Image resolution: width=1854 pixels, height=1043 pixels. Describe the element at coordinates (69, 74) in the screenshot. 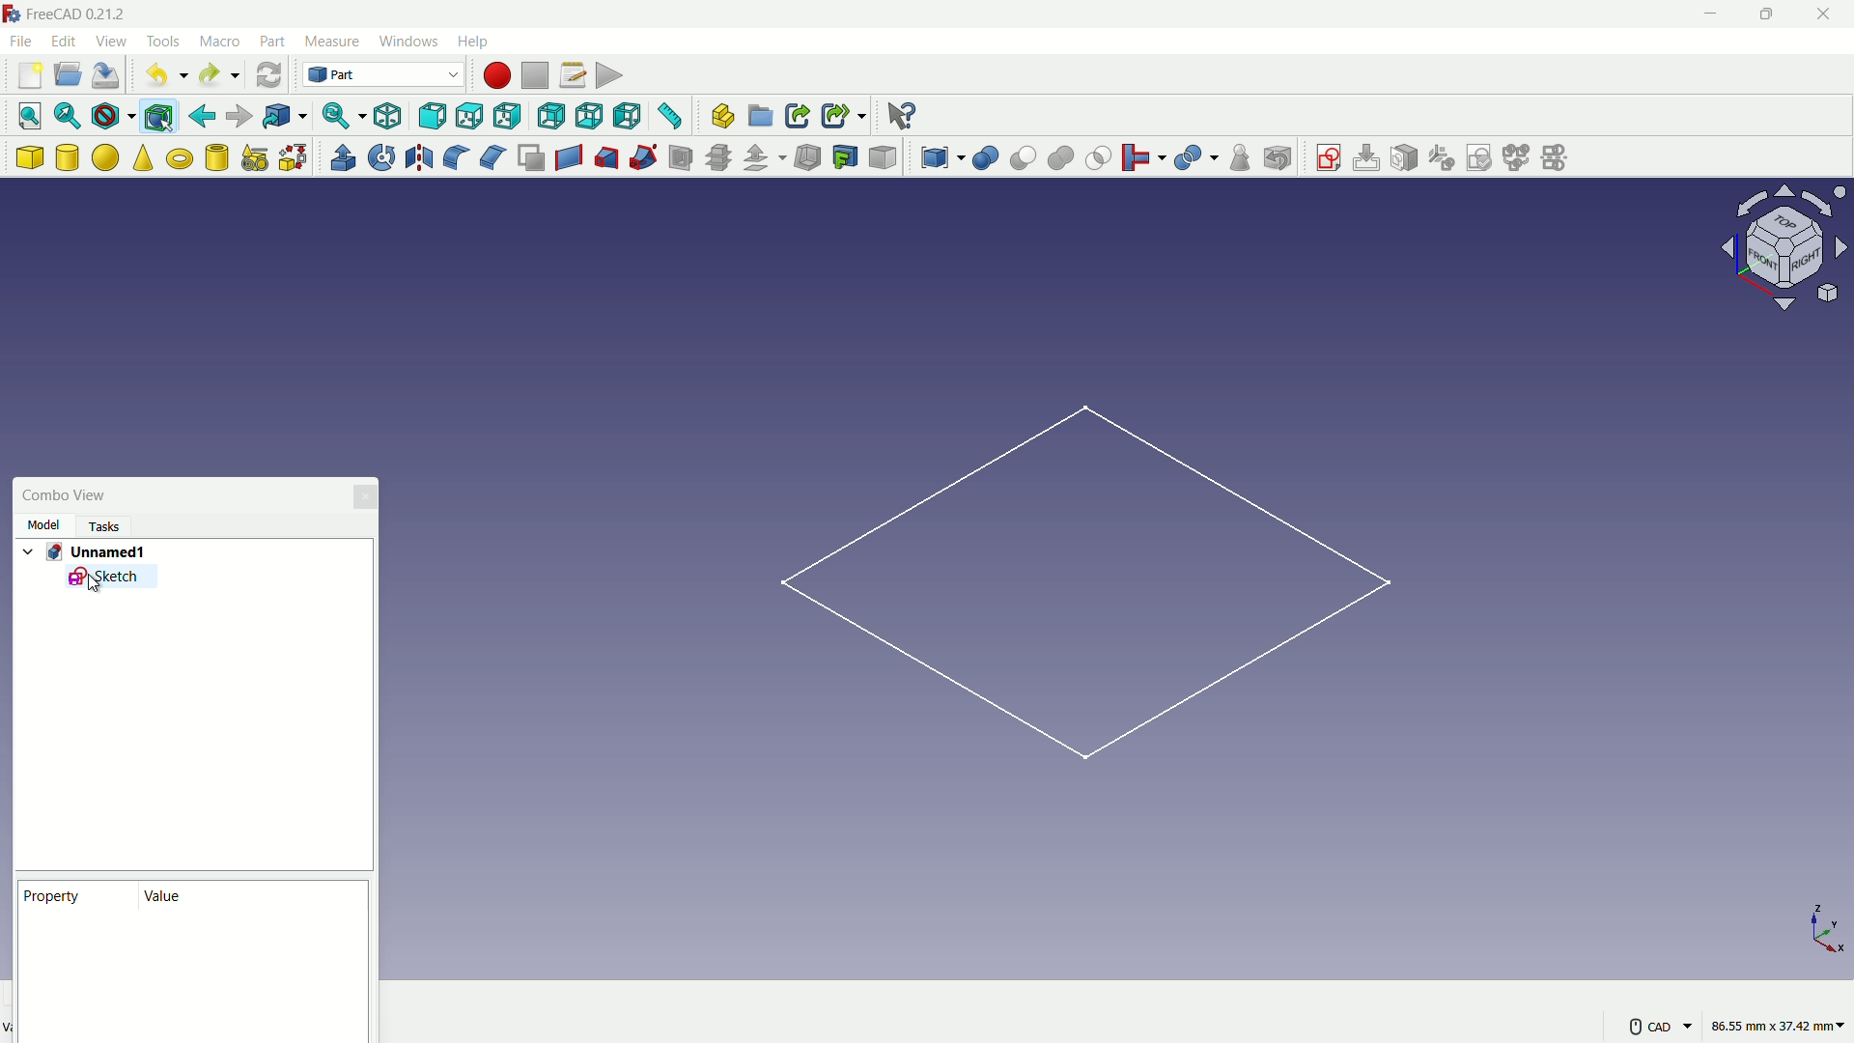

I see `open file` at that location.